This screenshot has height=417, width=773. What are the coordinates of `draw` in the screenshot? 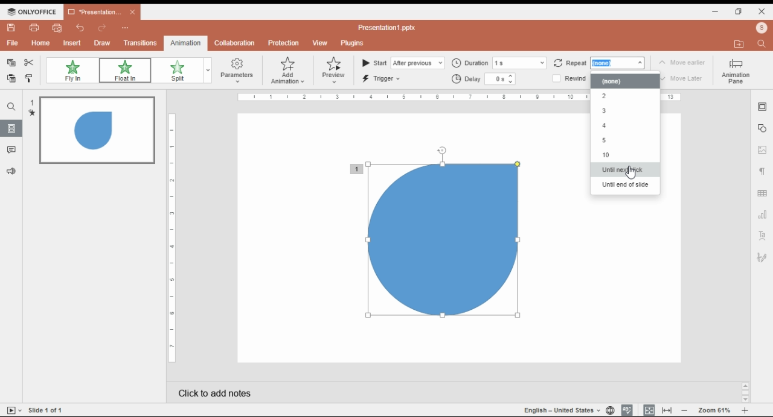 It's located at (102, 43).